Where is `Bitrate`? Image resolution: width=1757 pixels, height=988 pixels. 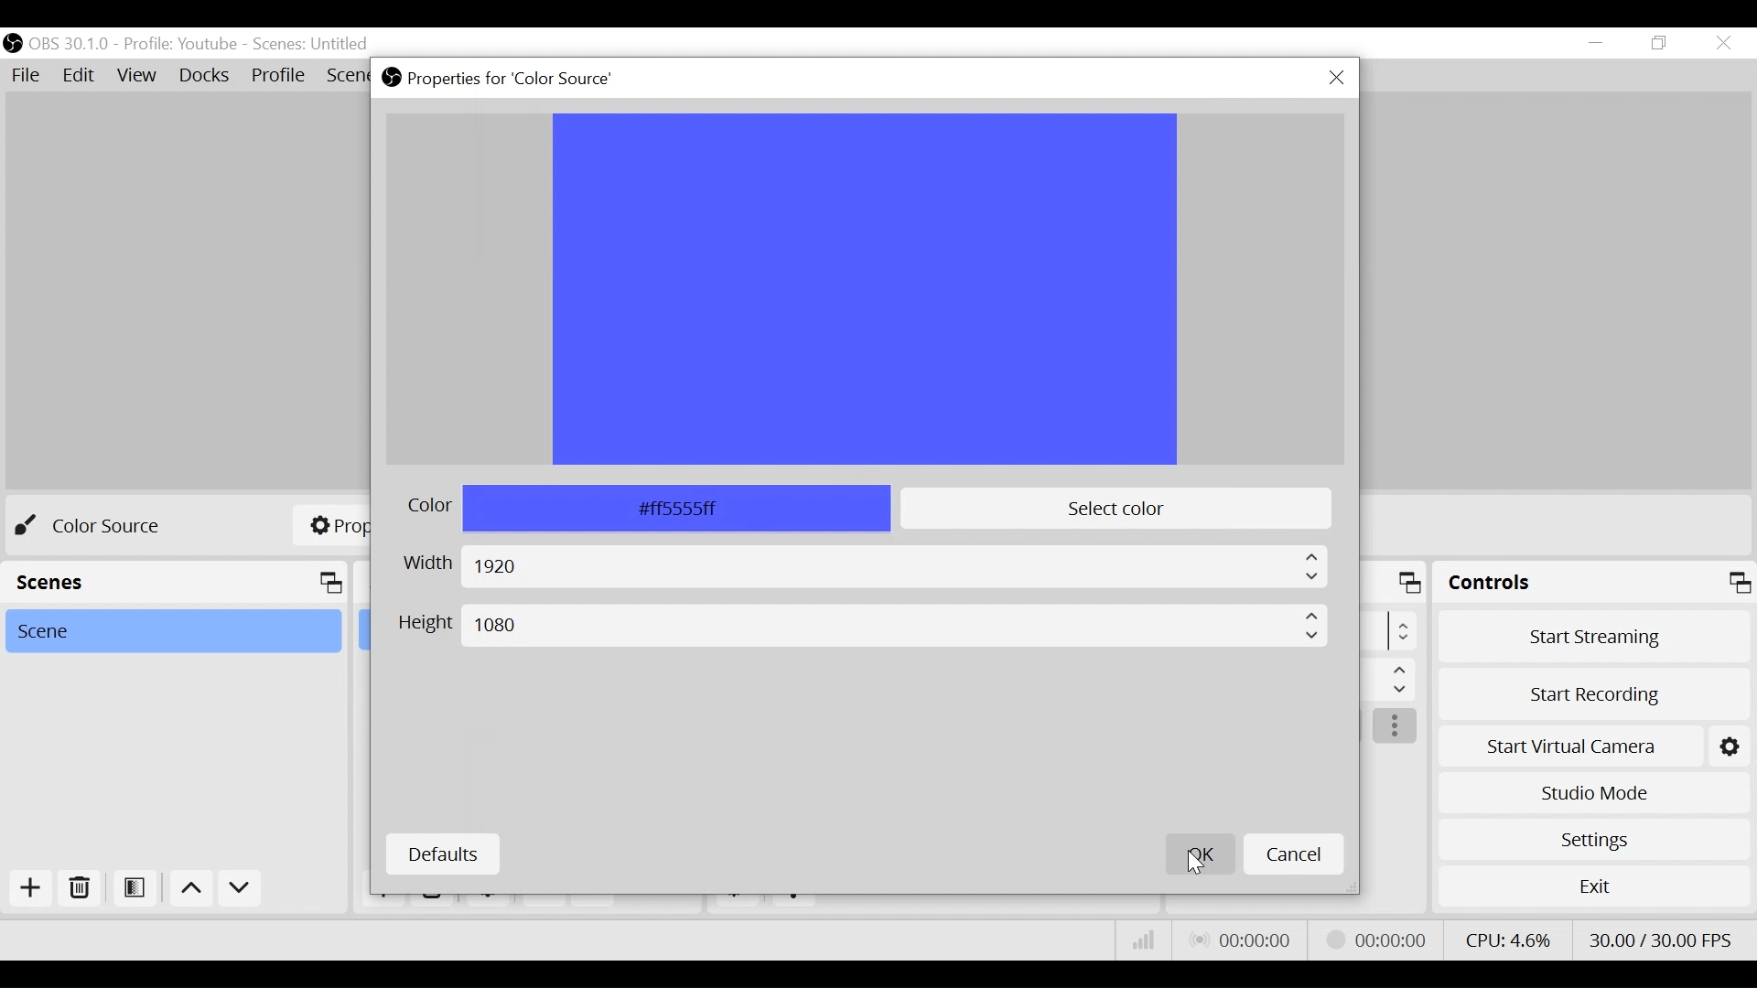
Bitrate is located at coordinates (1140, 940).